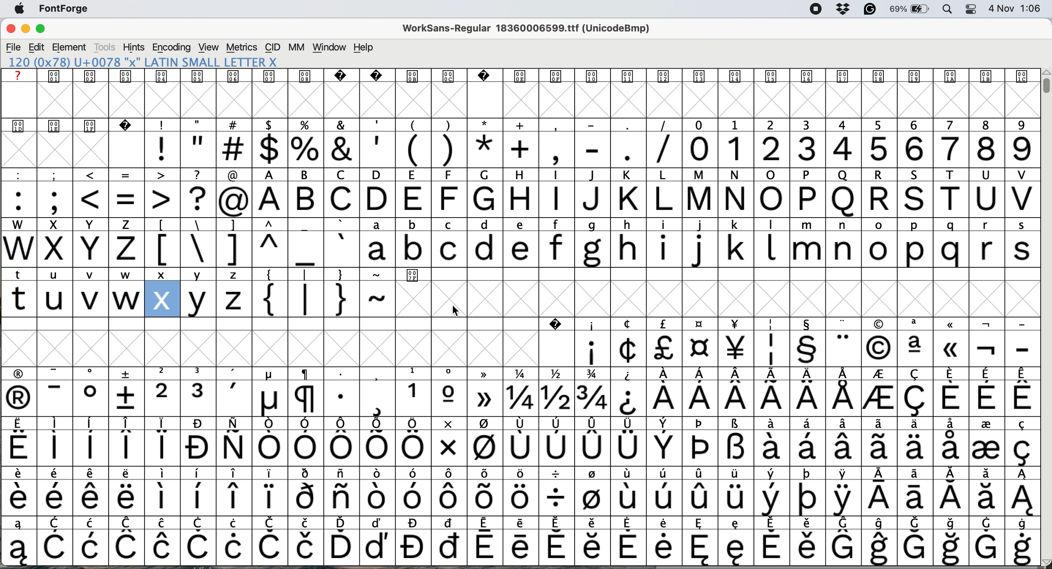 The image size is (1052, 569). Describe the element at coordinates (25, 30) in the screenshot. I see `minimise` at that location.